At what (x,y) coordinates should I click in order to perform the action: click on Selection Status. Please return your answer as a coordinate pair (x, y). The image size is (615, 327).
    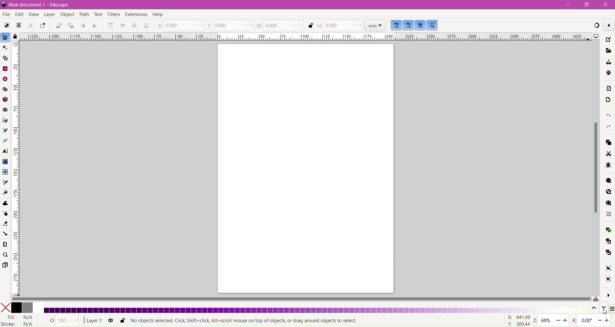
    Looking at the image, I should click on (246, 321).